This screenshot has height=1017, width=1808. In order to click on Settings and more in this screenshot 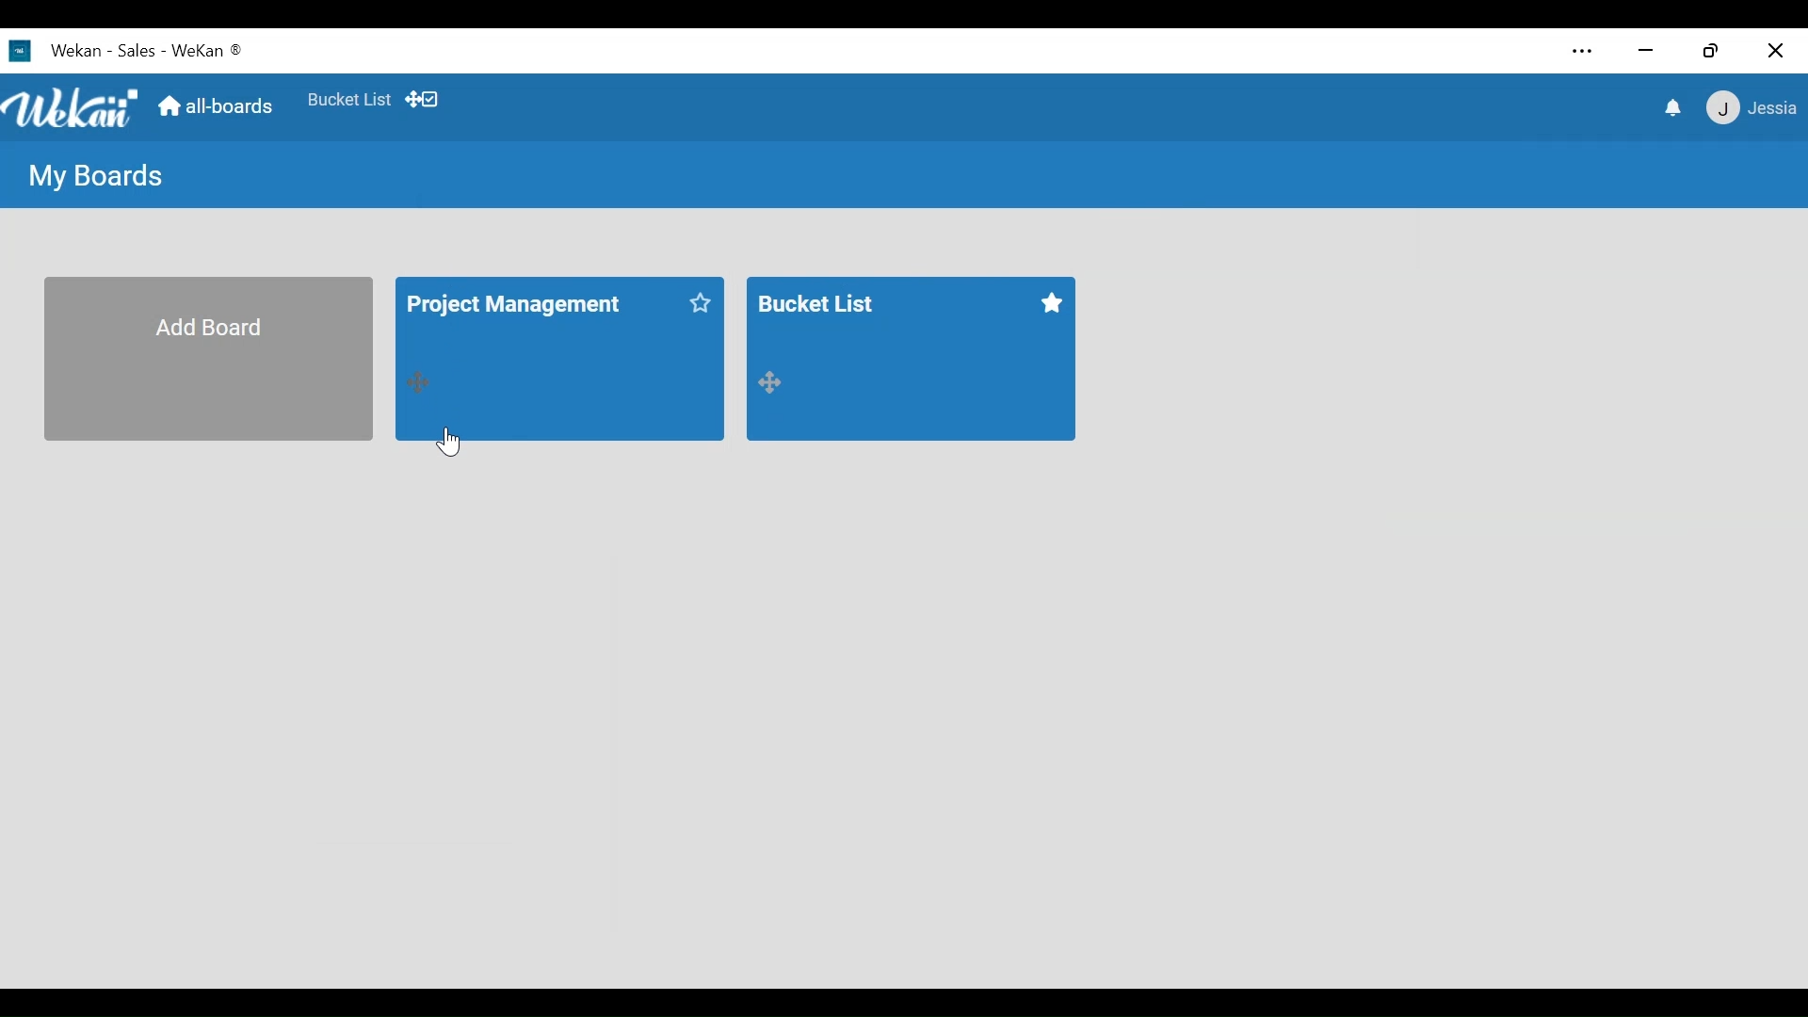, I will do `click(1574, 49)`.